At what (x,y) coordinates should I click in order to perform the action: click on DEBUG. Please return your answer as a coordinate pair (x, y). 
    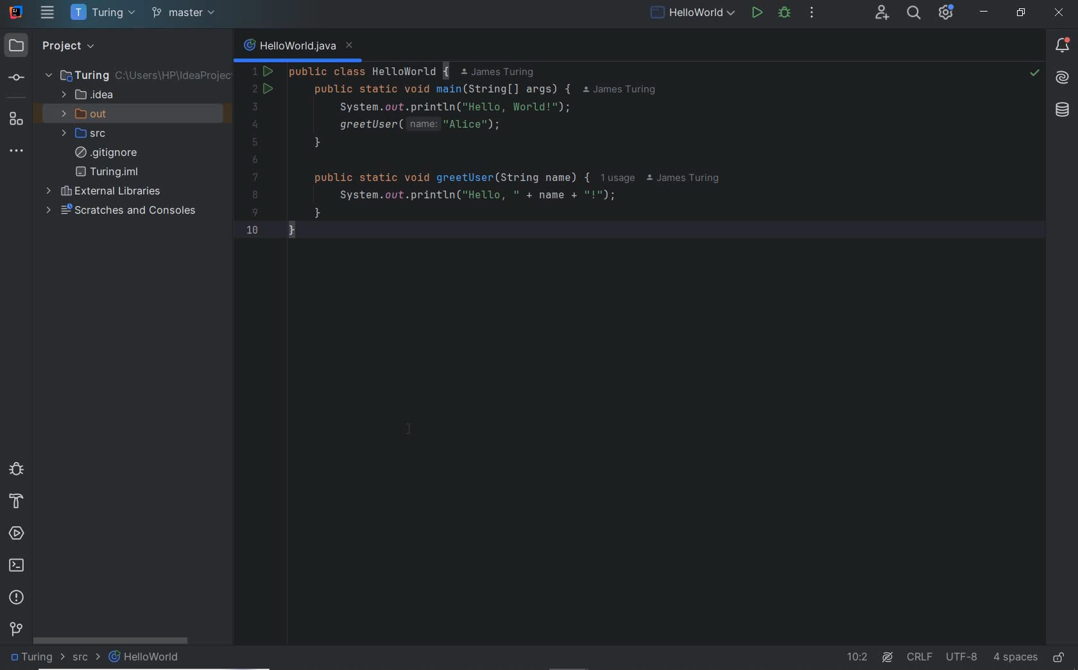
    Looking at the image, I should click on (784, 12).